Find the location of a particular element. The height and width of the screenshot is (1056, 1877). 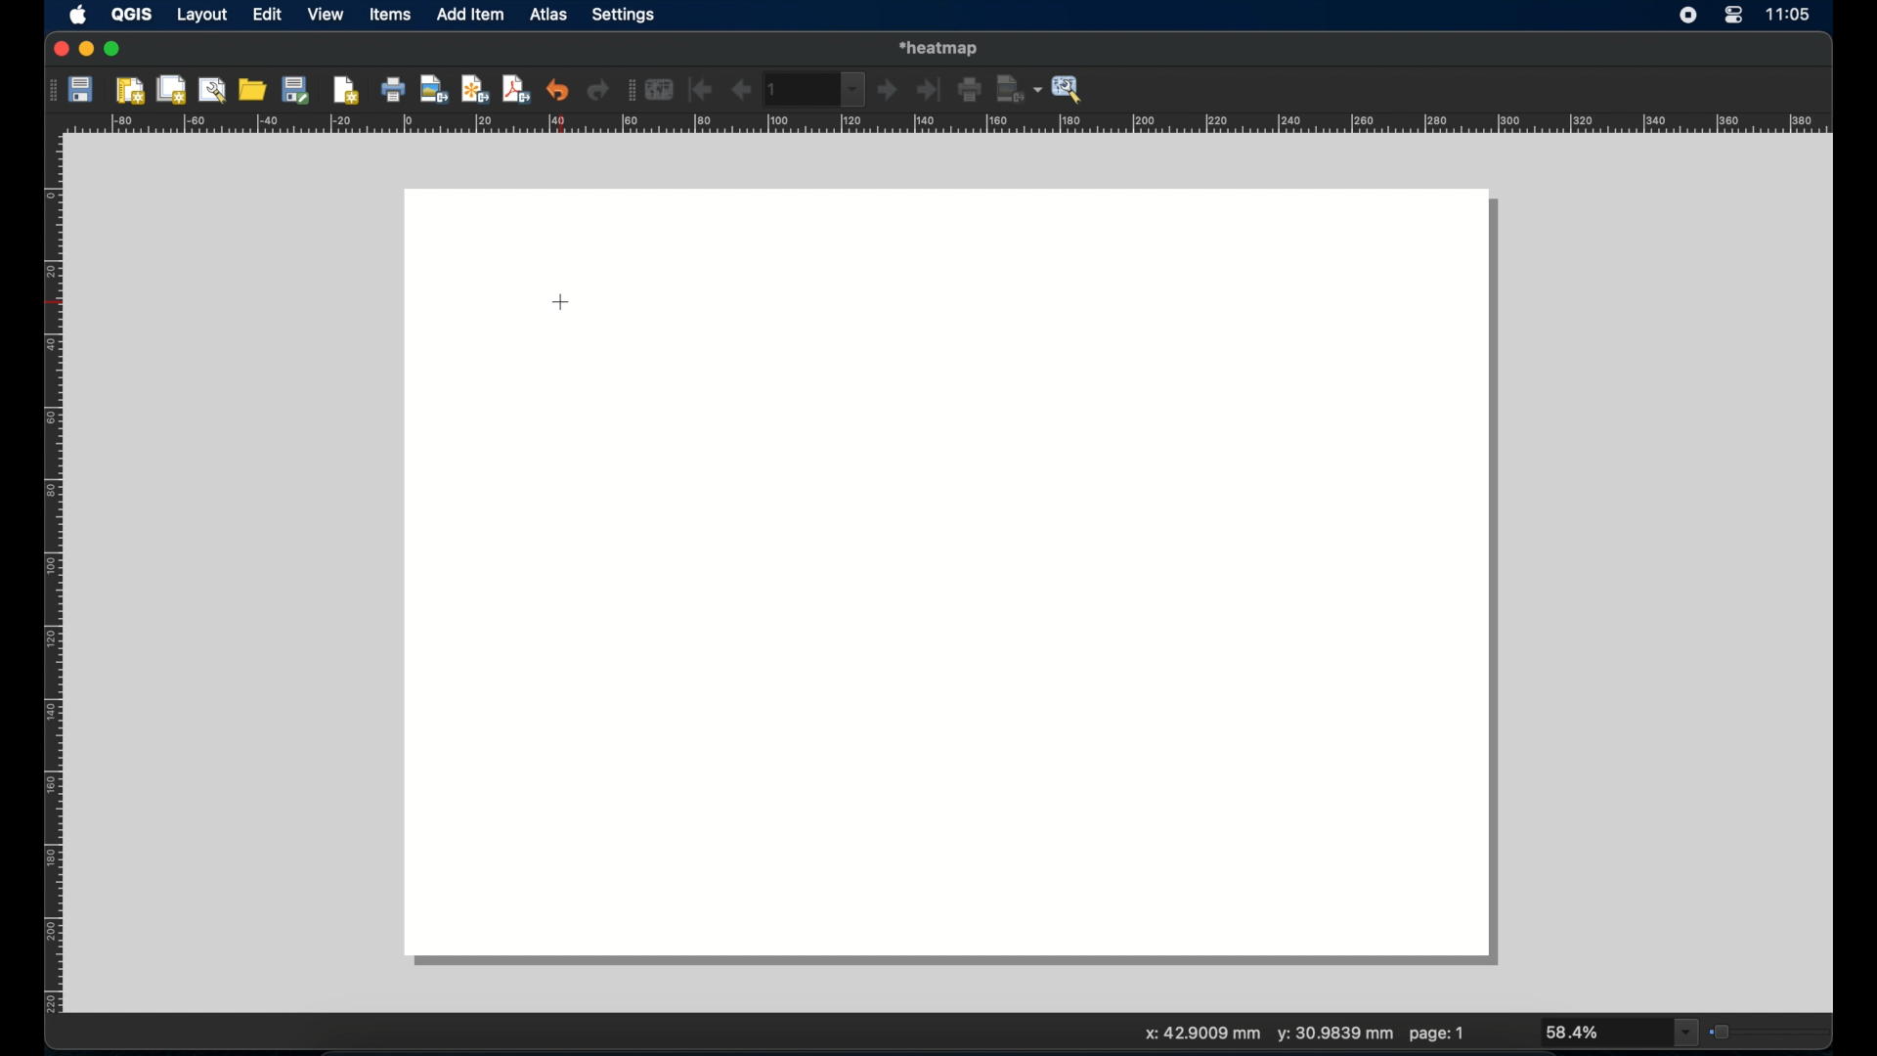

zoom drop down is located at coordinates (1622, 1033).